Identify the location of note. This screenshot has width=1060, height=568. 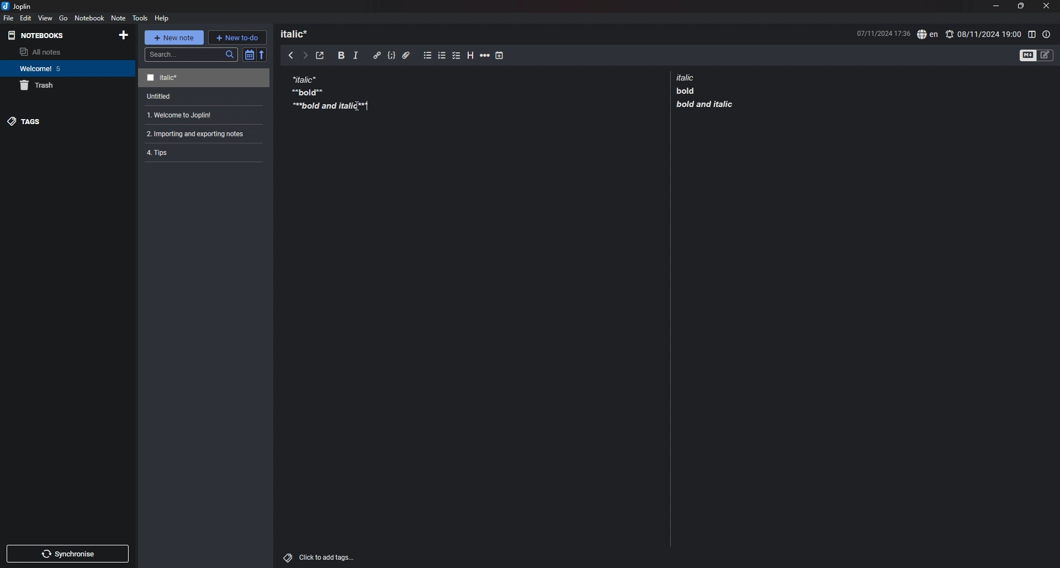
(205, 97).